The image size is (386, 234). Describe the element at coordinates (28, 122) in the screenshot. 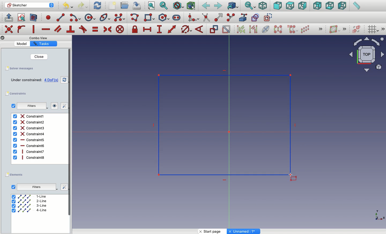

I see `Constraint2` at that location.